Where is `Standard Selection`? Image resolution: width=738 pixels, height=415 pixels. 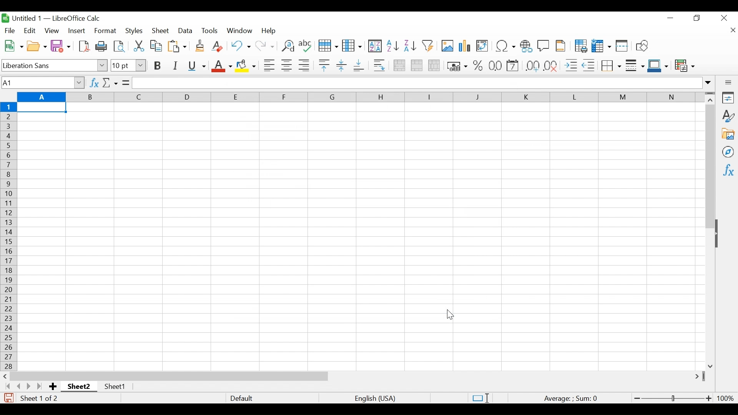
Standard Selection is located at coordinates (482, 397).